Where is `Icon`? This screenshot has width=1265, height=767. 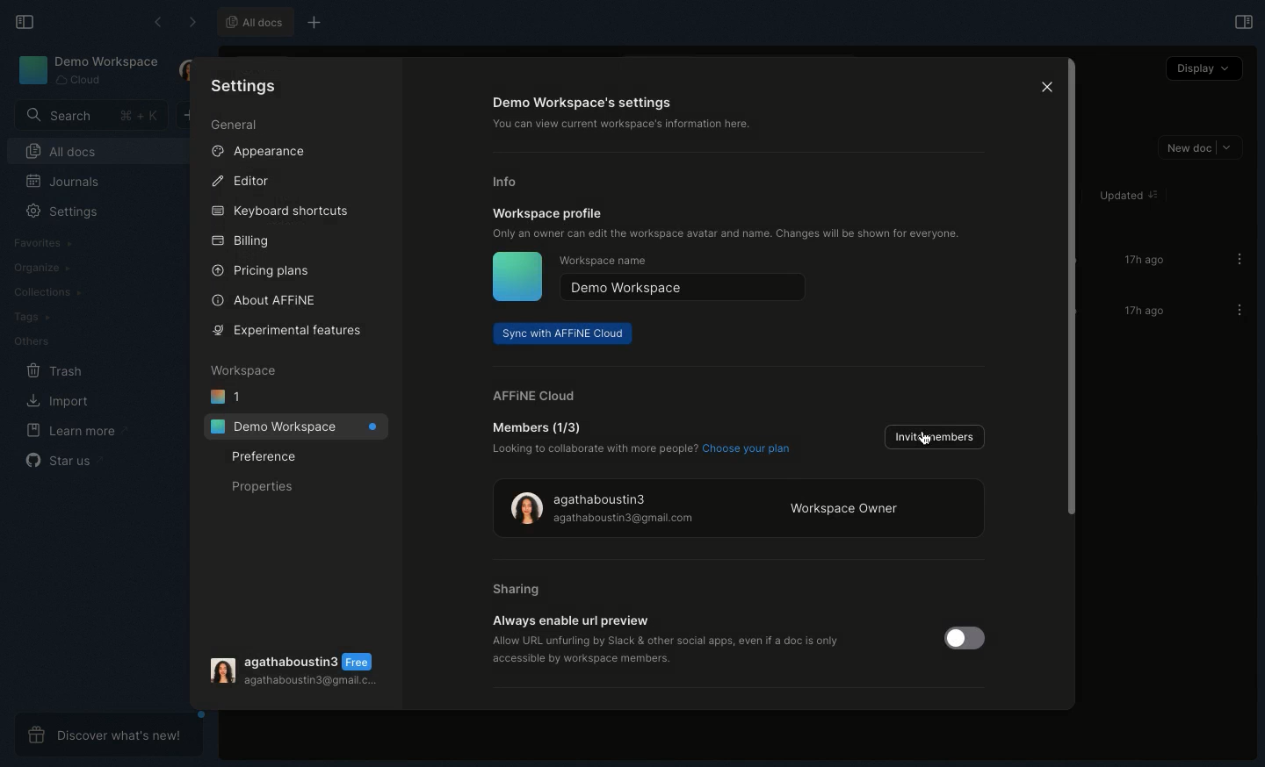 Icon is located at coordinates (517, 276).